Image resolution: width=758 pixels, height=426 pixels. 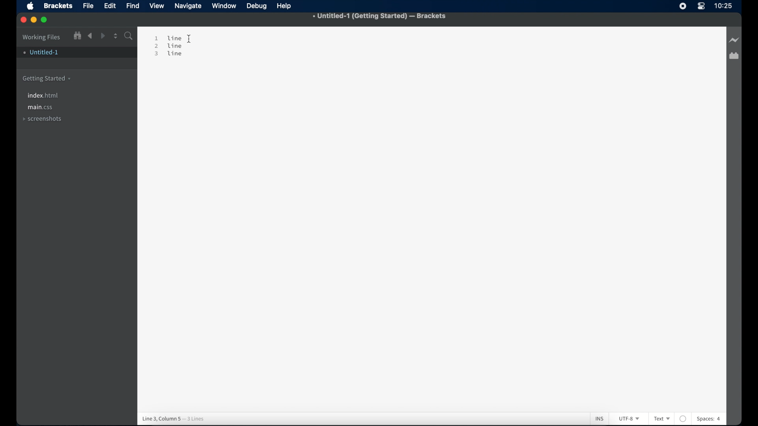 I want to click on apple icon, so click(x=30, y=6).